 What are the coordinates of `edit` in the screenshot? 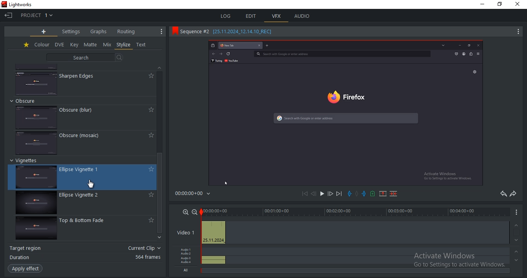 It's located at (252, 16).